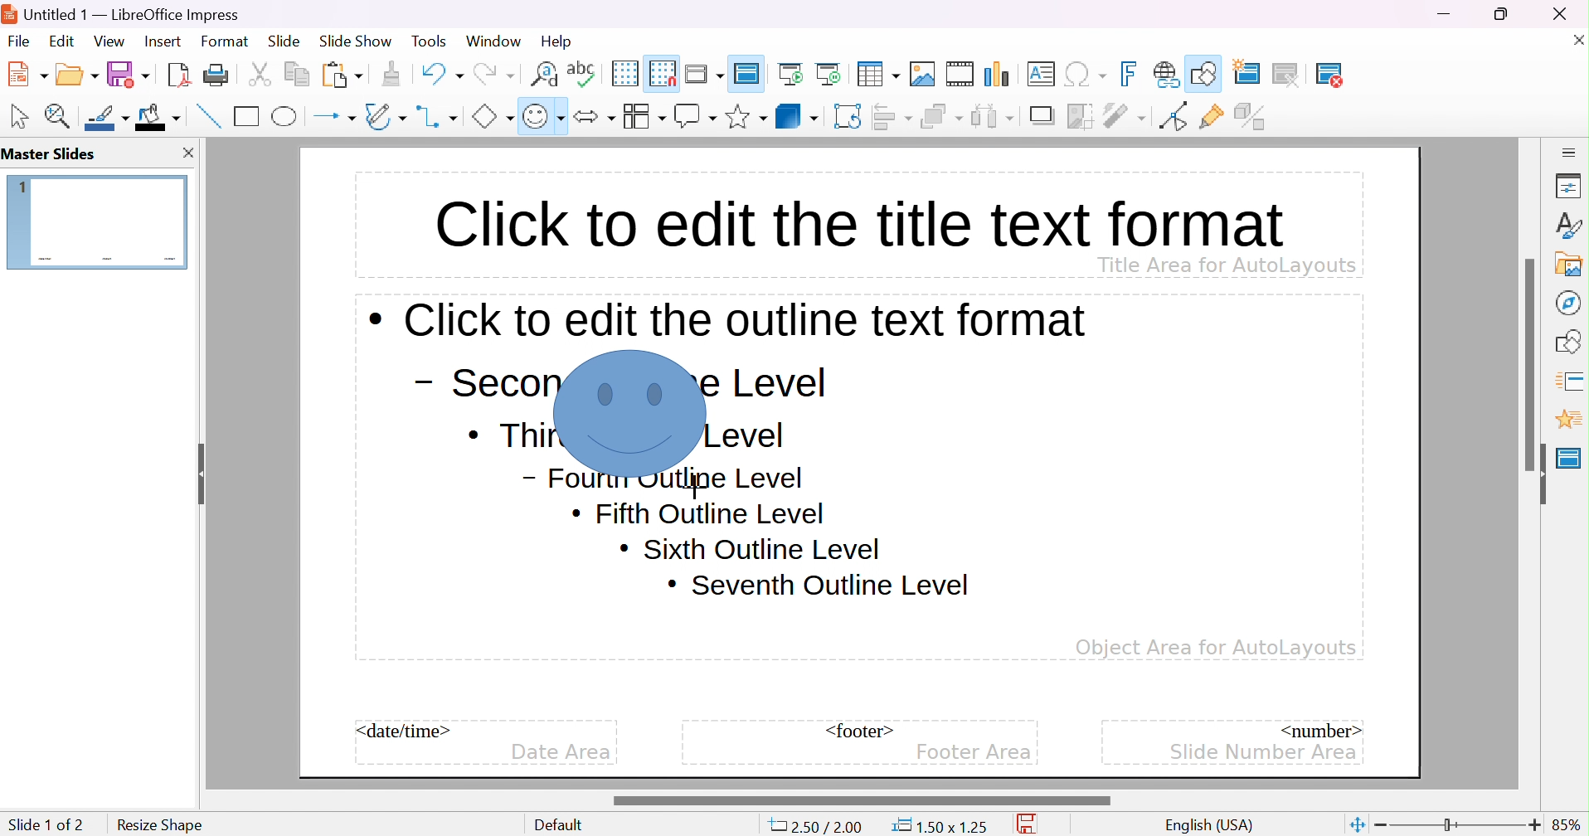 The image size is (1589, 836). What do you see at coordinates (558, 41) in the screenshot?
I see `help` at bounding box center [558, 41].